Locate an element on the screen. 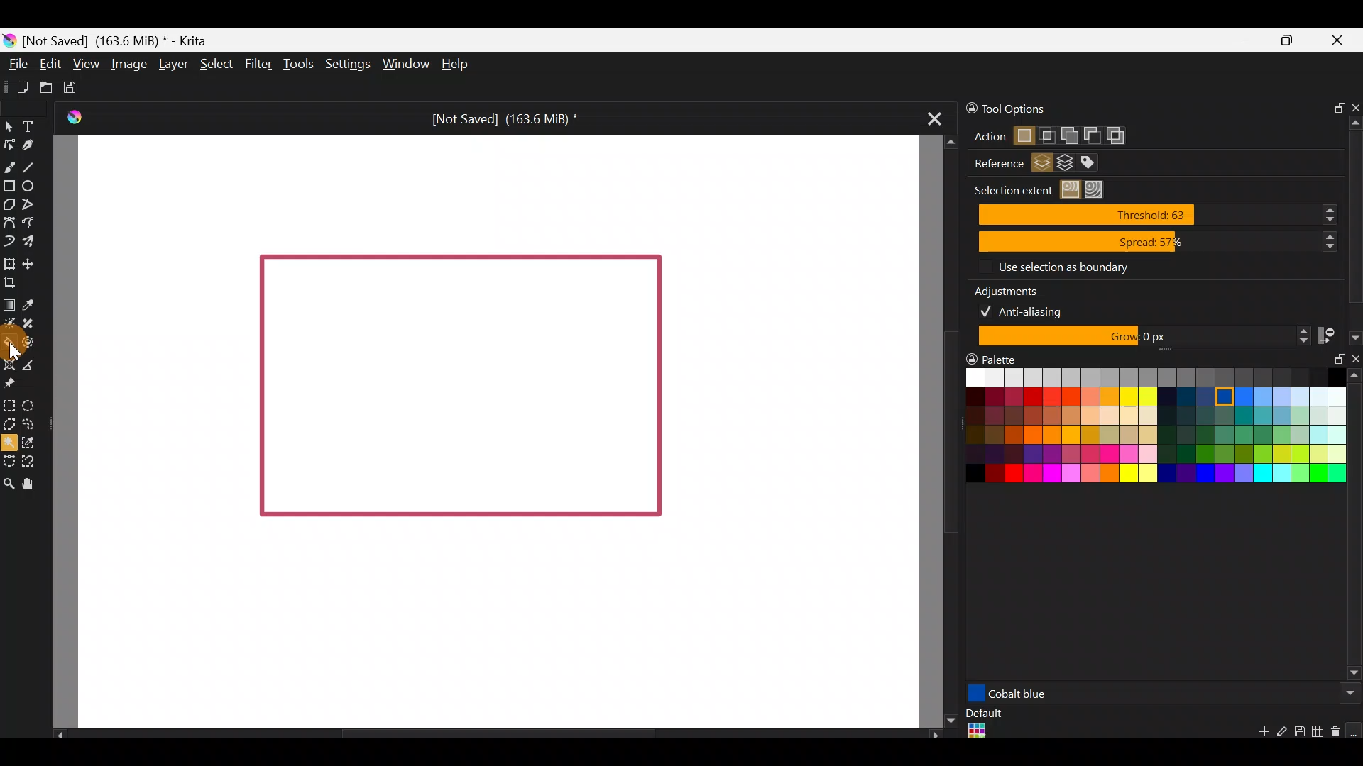 The height and width of the screenshot is (766, 1363). File is located at coordinates (18, 63).